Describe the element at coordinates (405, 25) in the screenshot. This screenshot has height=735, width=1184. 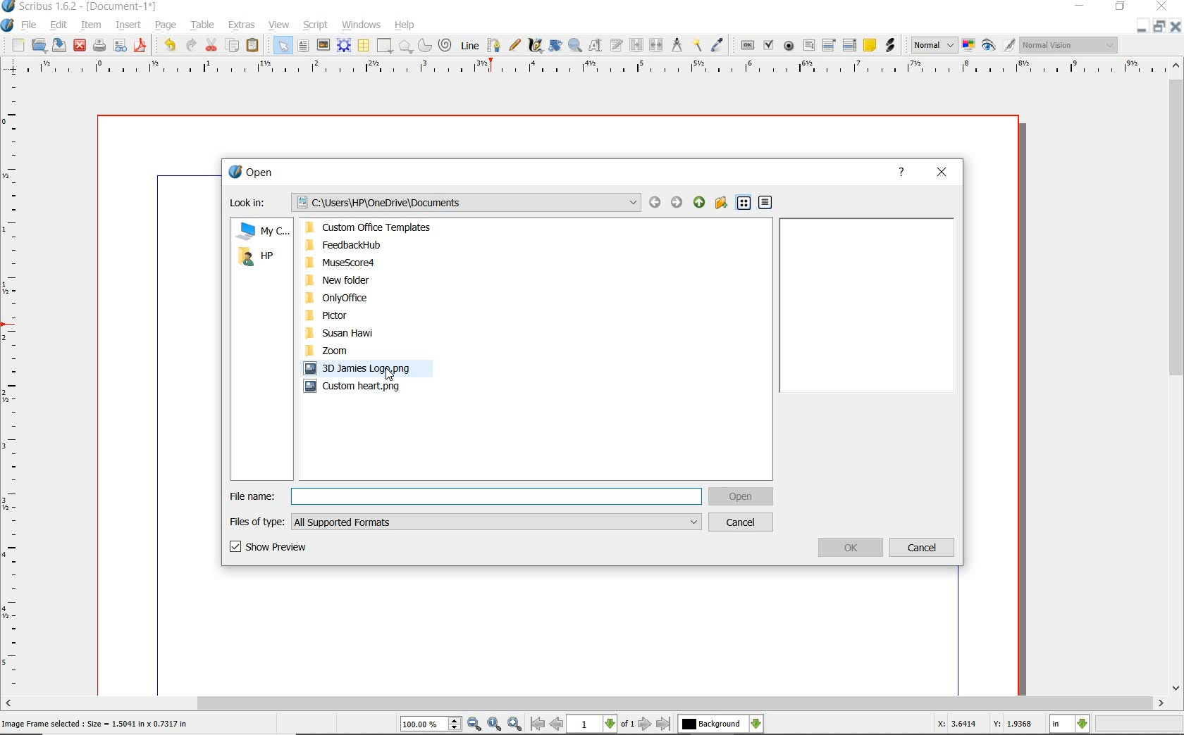
I see `help` at that location.